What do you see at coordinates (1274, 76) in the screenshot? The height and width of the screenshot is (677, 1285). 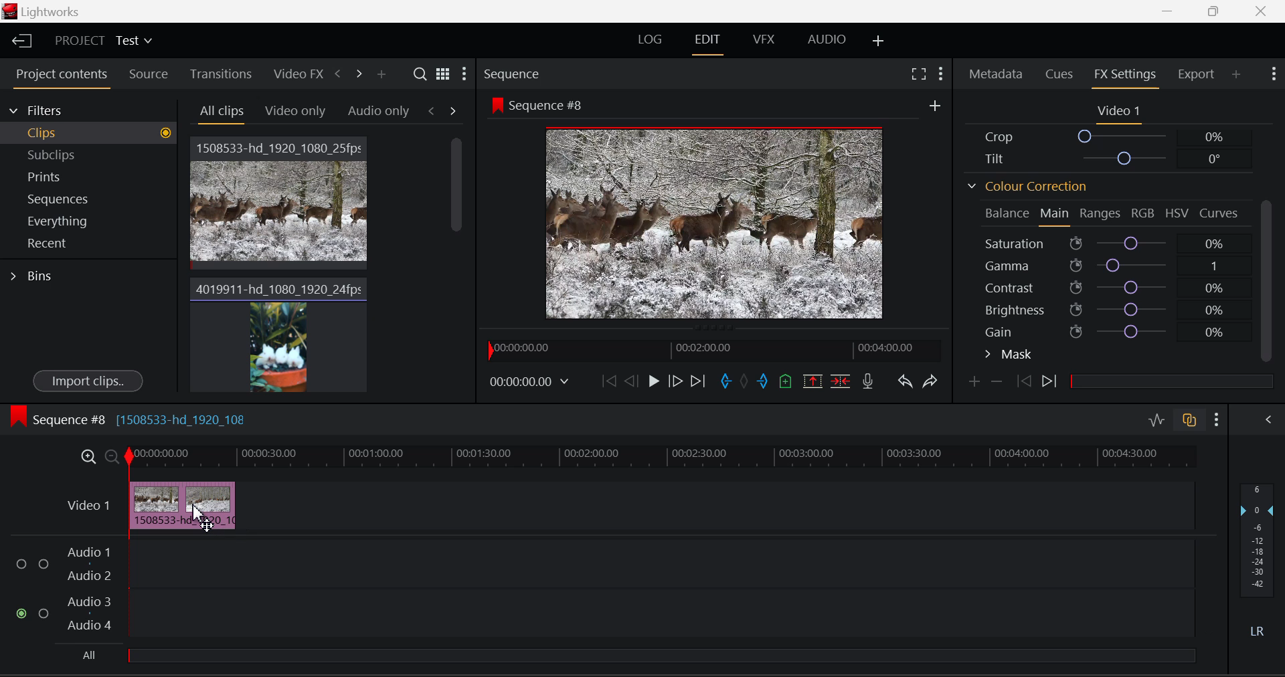 I see `Show Settings` at bounding box center [1274, 76].